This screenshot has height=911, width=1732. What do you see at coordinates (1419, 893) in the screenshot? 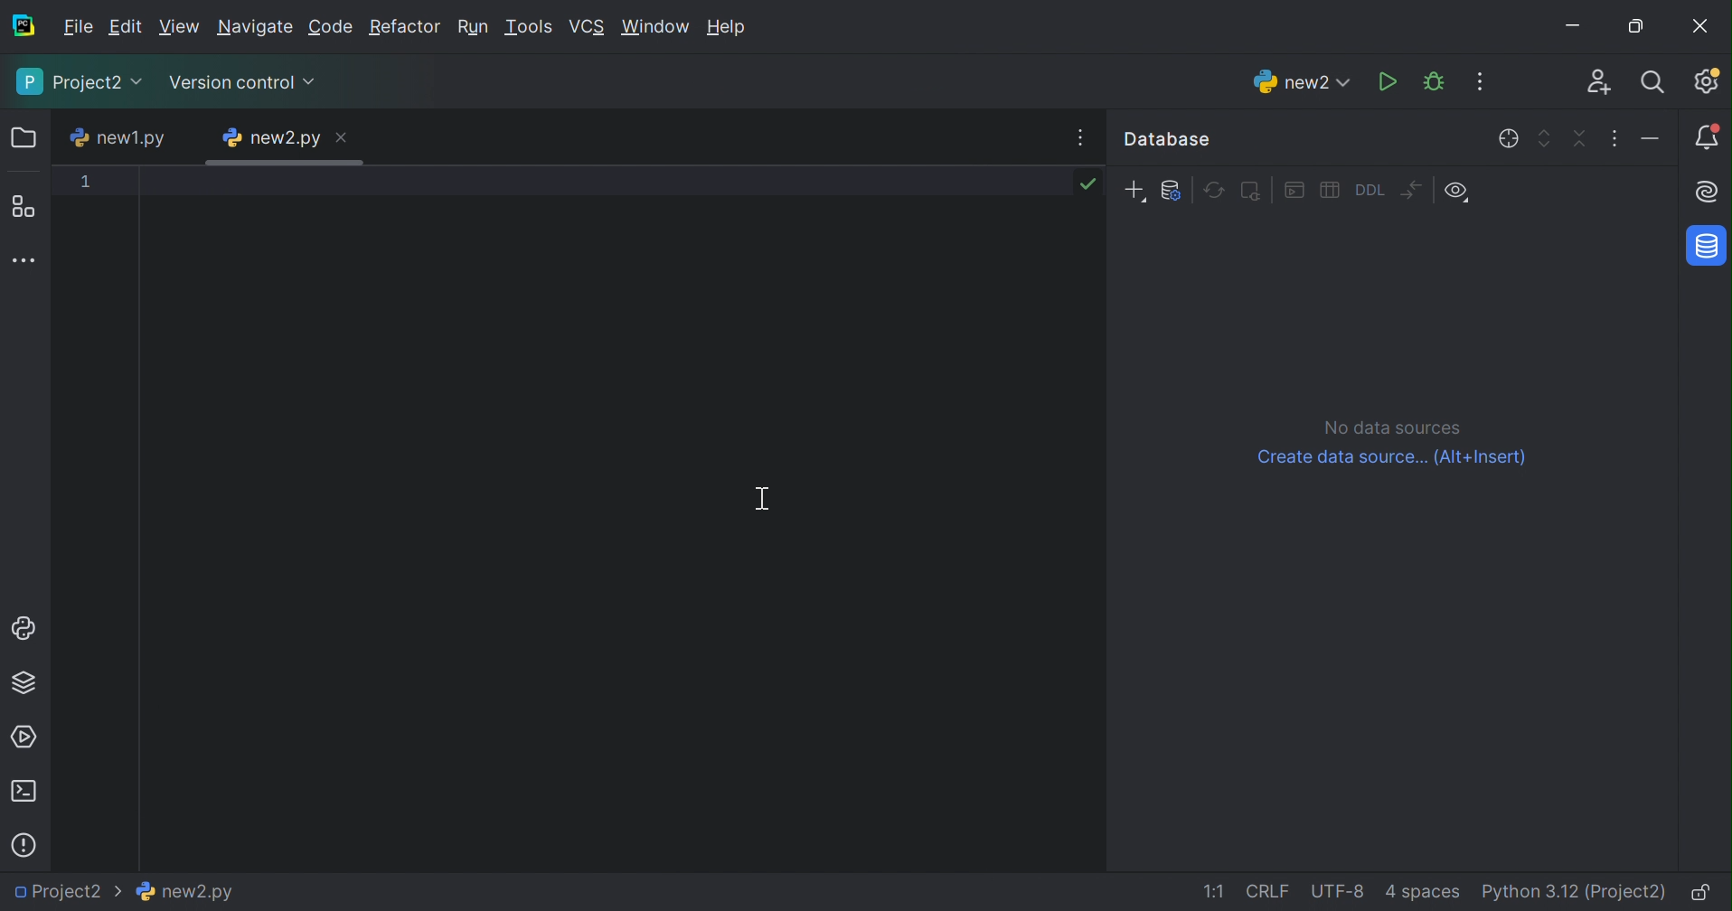
I see `4 spaces` at bounding box center [1419, 893].